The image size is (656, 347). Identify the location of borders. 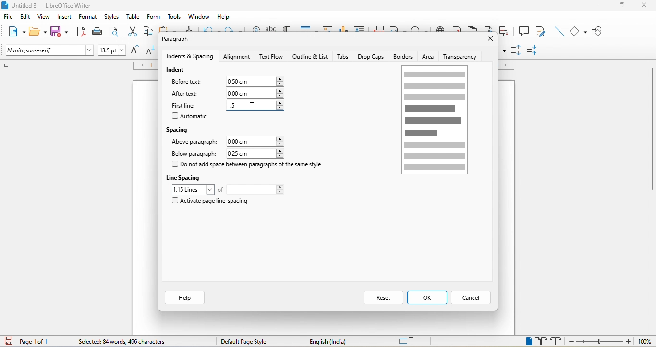
(402, 57).